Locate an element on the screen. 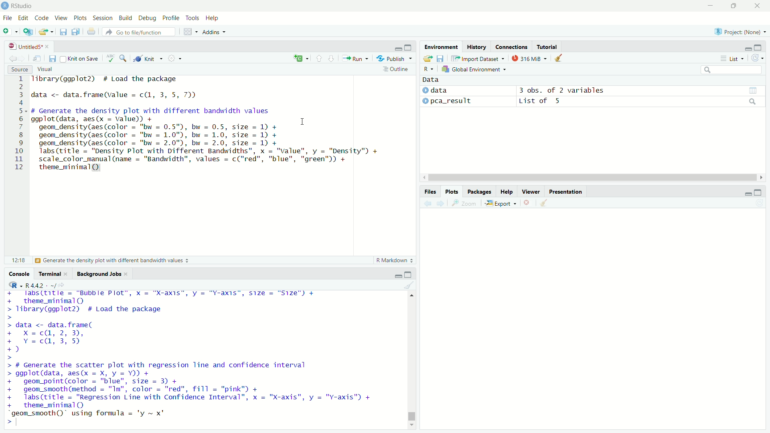 This screenshot has height=433, width=770. Plots is located at coordinates (80, 17).